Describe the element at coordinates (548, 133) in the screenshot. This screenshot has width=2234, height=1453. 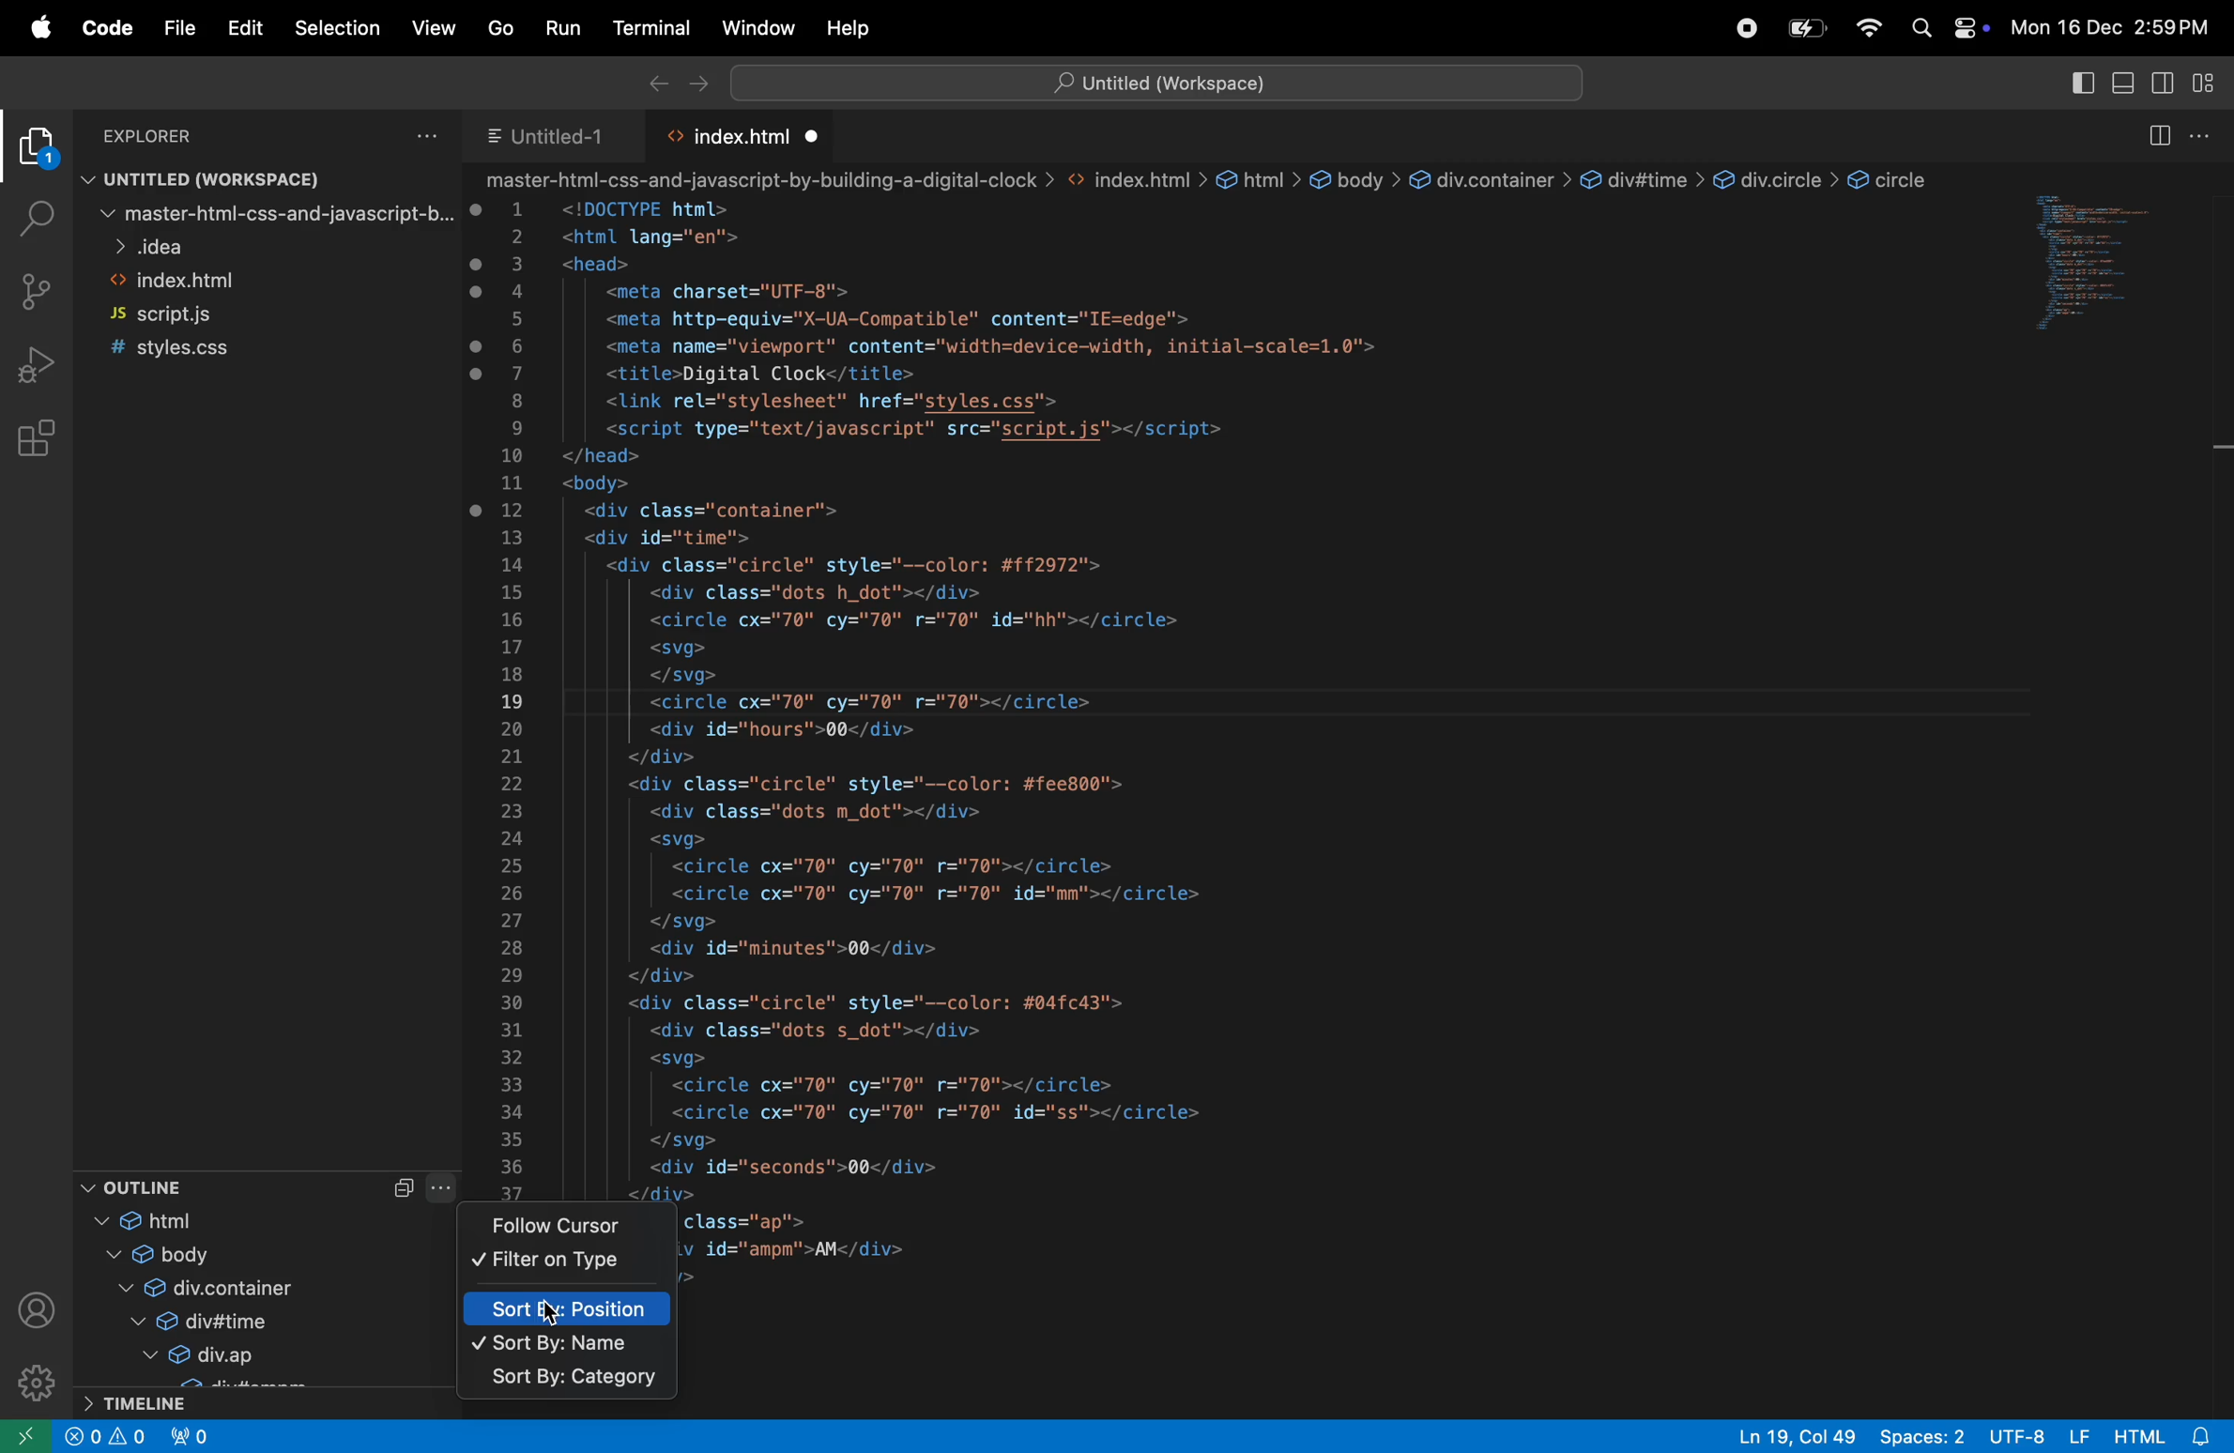
I see `untitled 1` at that location.